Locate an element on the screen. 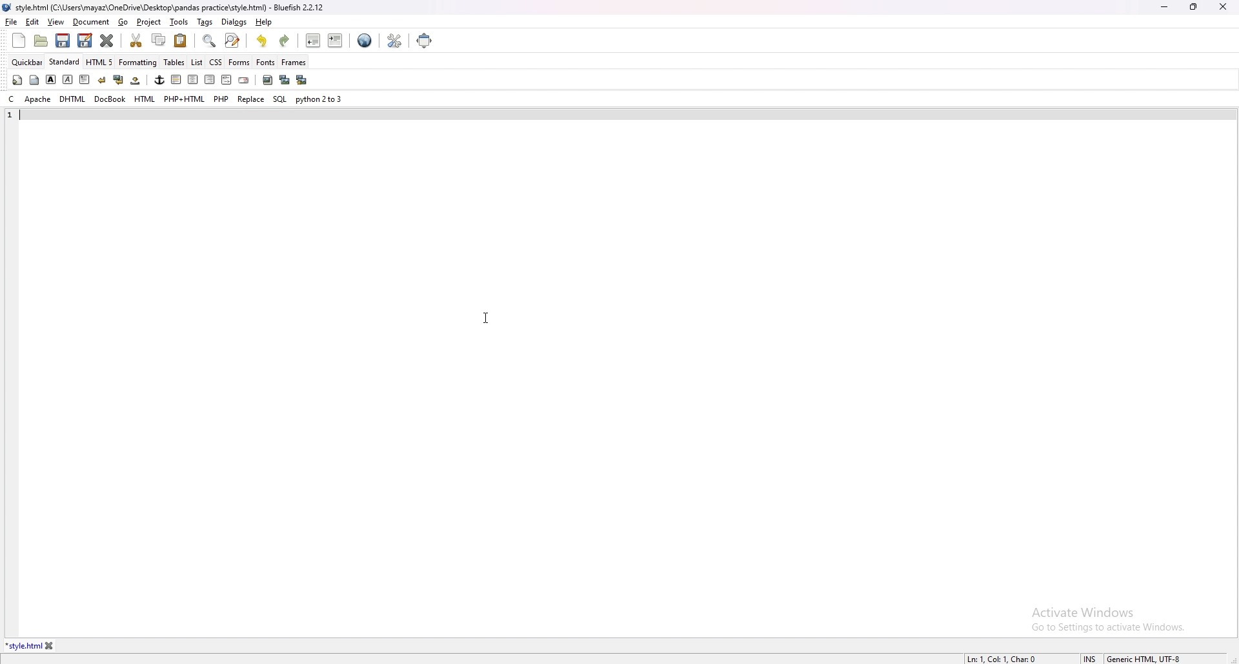 This screenshot has width=1239, height=664. paste is located at coordinates (181, 40).